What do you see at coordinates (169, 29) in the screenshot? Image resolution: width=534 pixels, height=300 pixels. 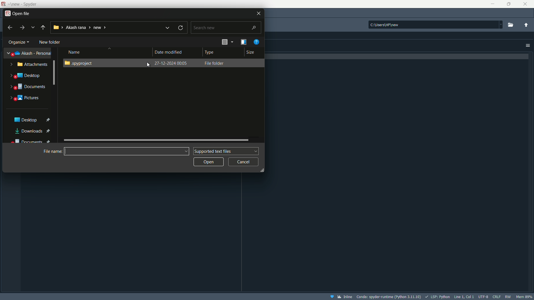 I see `previous locations` at bounding box center [169, 29].